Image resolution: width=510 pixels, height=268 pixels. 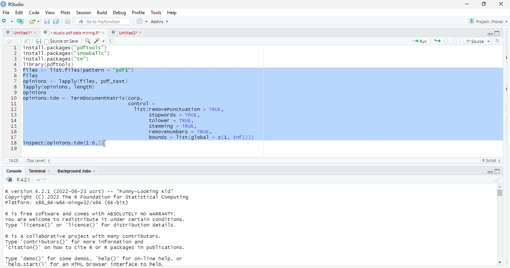 What do you see at coordinates (113, 41) in the screenshot?
I see `compile report` at bounding box center [113, 41].